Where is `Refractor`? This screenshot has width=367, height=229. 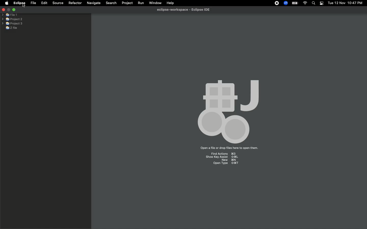
Refractor is located at coordinates (75, 3).